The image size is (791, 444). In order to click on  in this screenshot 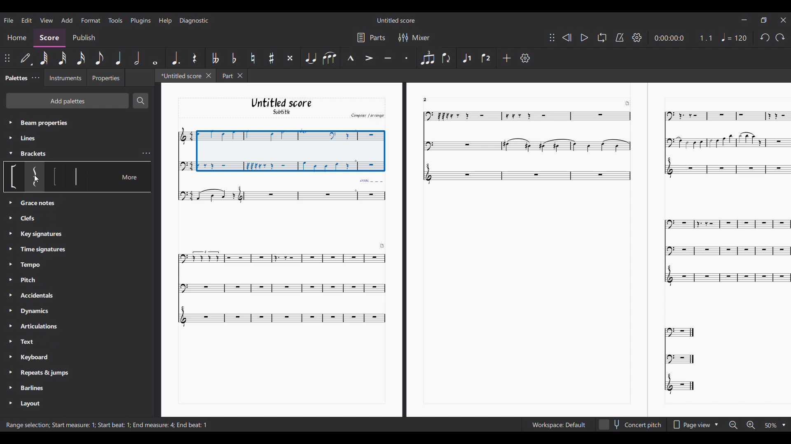, I will do `click(679, 332)`.